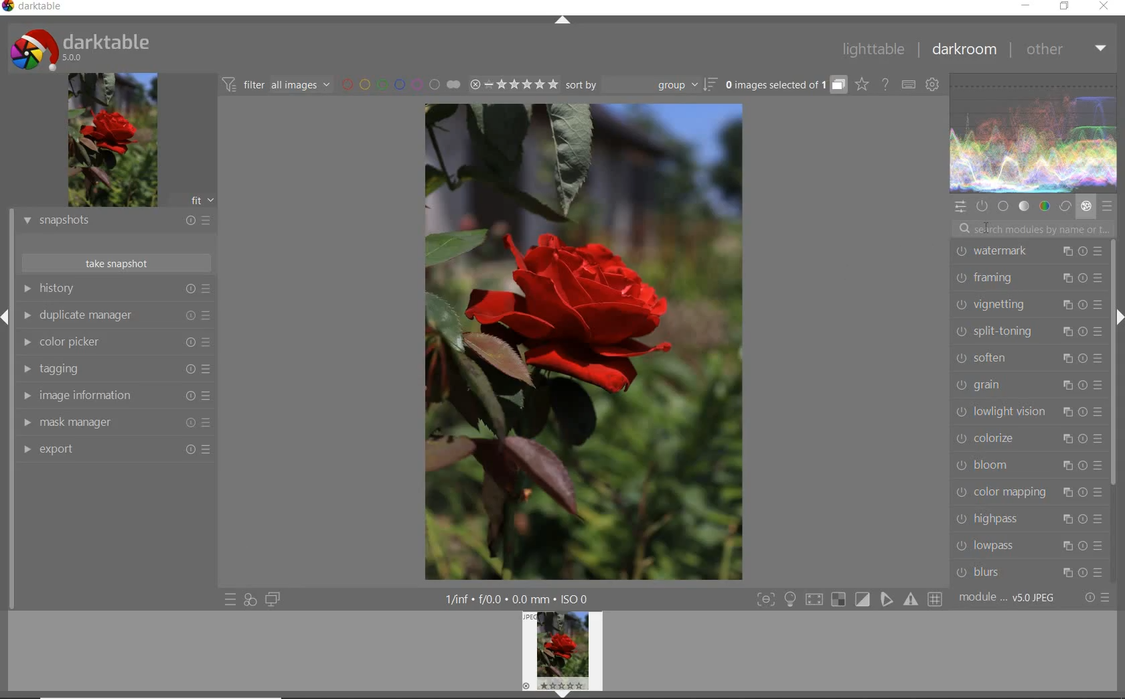 Image resolution: width=1125 pixels, height=699 pixels. What do you see at coordinates (1002, 206) in the screenshot?
I see `base` at bounding box center [1002, 206].